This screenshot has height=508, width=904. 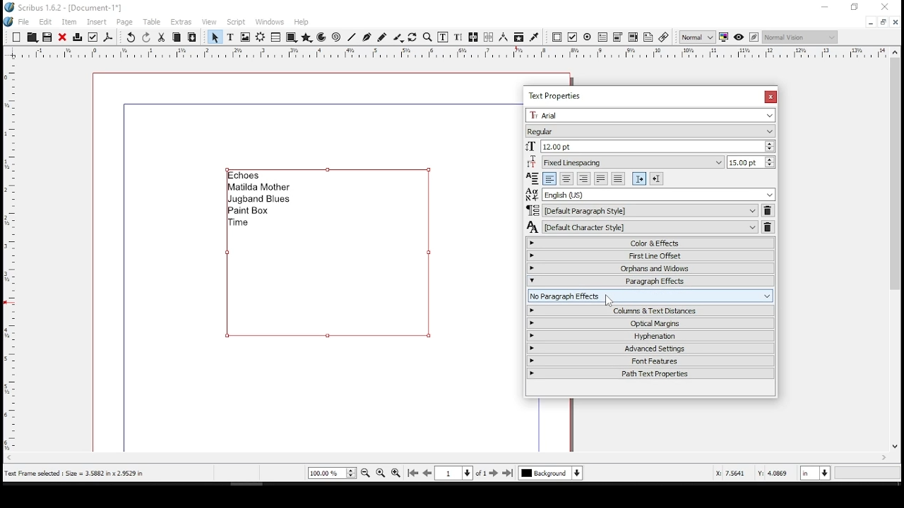 What do you see at coordinates (429, 37) in the screenshot?
I see `zoom in or out` at bounding box center [429, 37].